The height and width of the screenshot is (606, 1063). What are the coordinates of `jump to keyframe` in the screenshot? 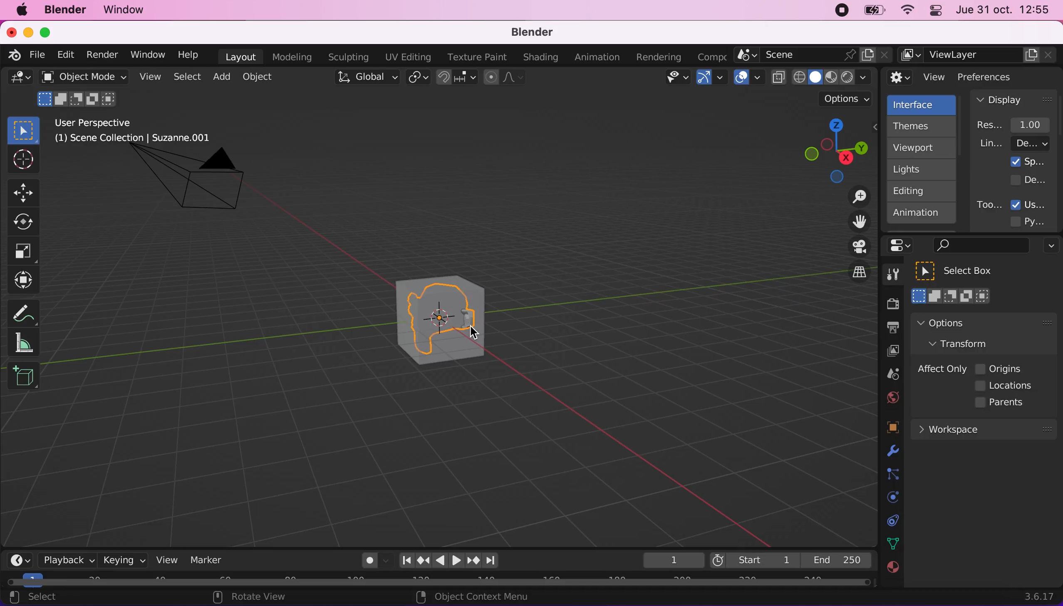 It's located at (474, 562).